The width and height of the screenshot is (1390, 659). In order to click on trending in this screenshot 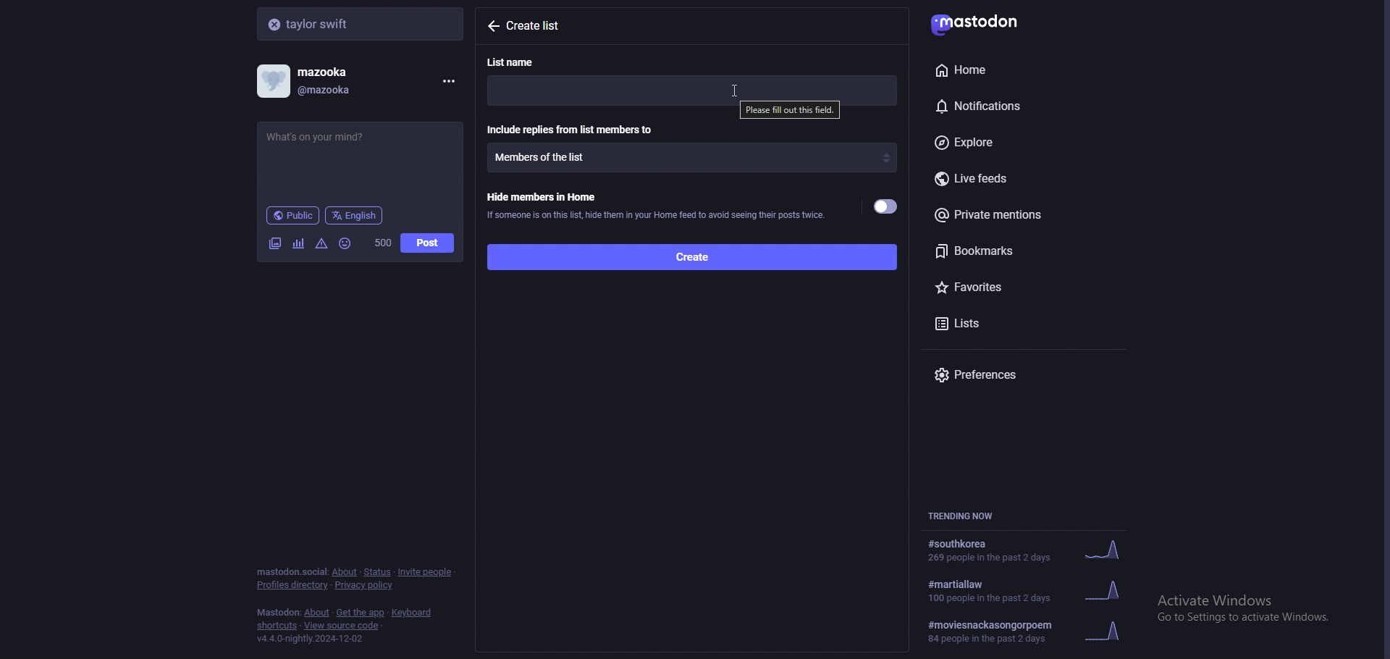, I will do `click(1032, 631)`.